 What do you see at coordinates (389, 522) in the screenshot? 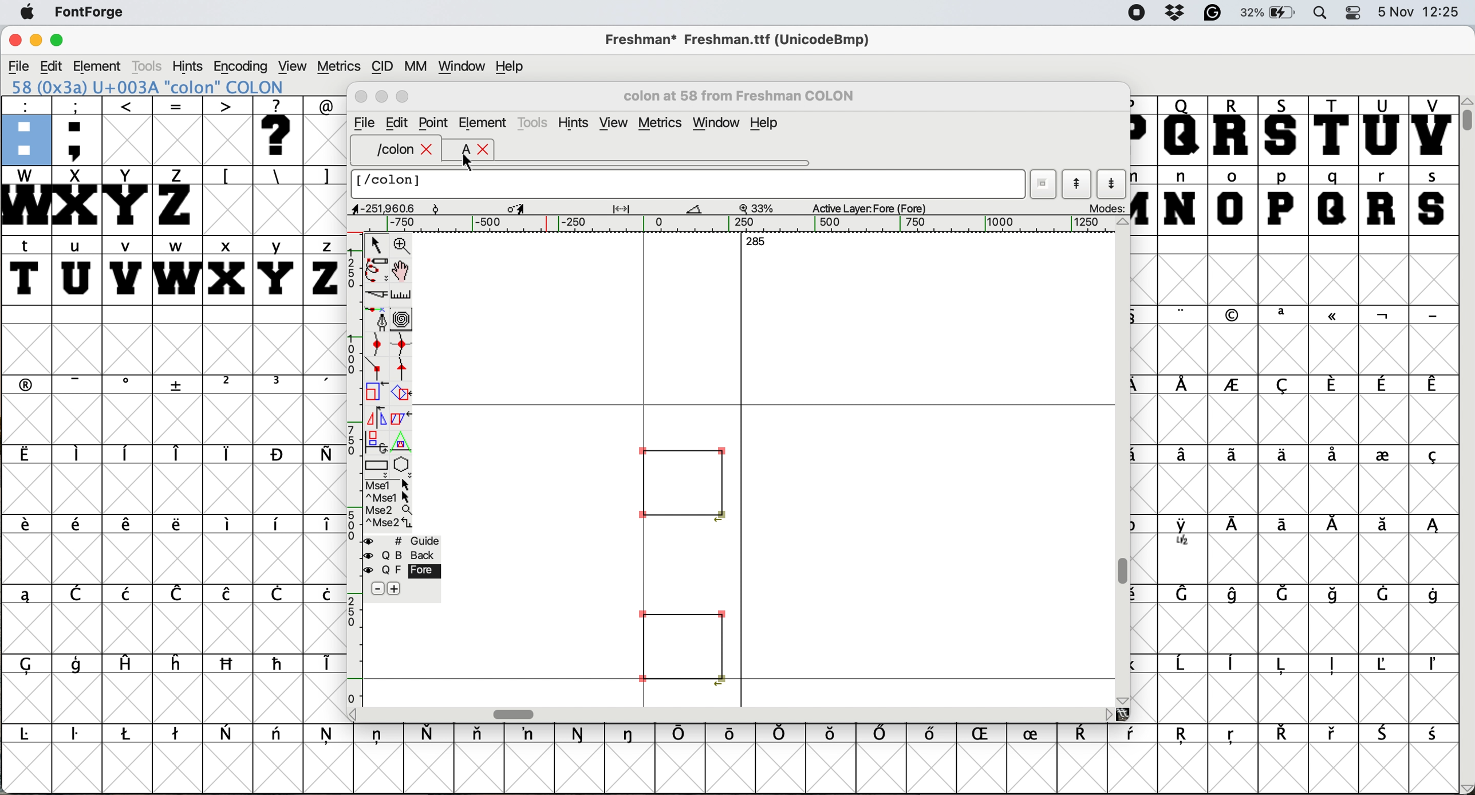
I see `^Mse2` at bounding box center [389, 522].